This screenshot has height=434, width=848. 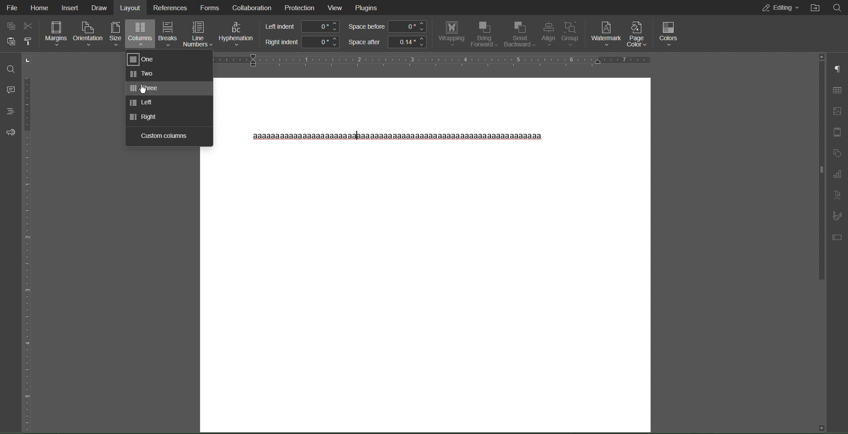 I want to click on cut, so click(x=31, y=25).